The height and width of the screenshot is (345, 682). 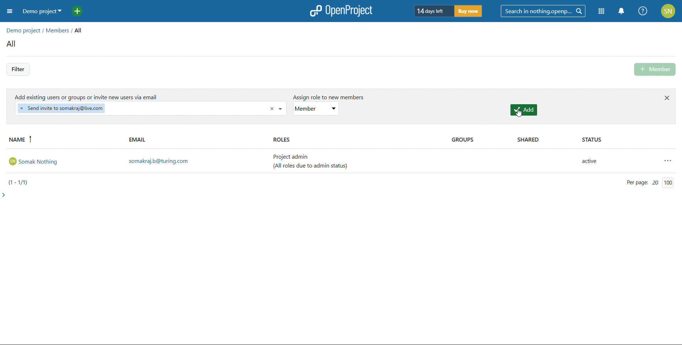 I want to click on demo projects/, so click(x=24, y=30).